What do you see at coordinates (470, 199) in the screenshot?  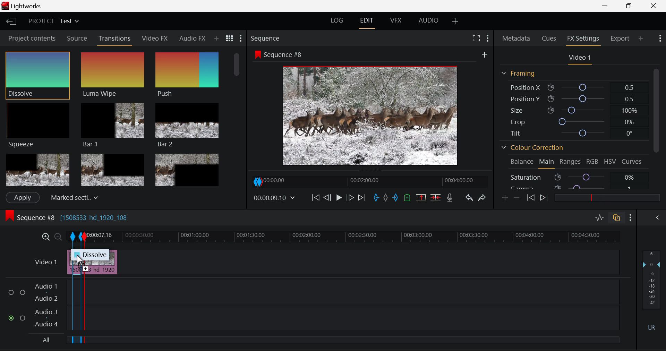 I see `Undo` at bounding box center [470, 199].